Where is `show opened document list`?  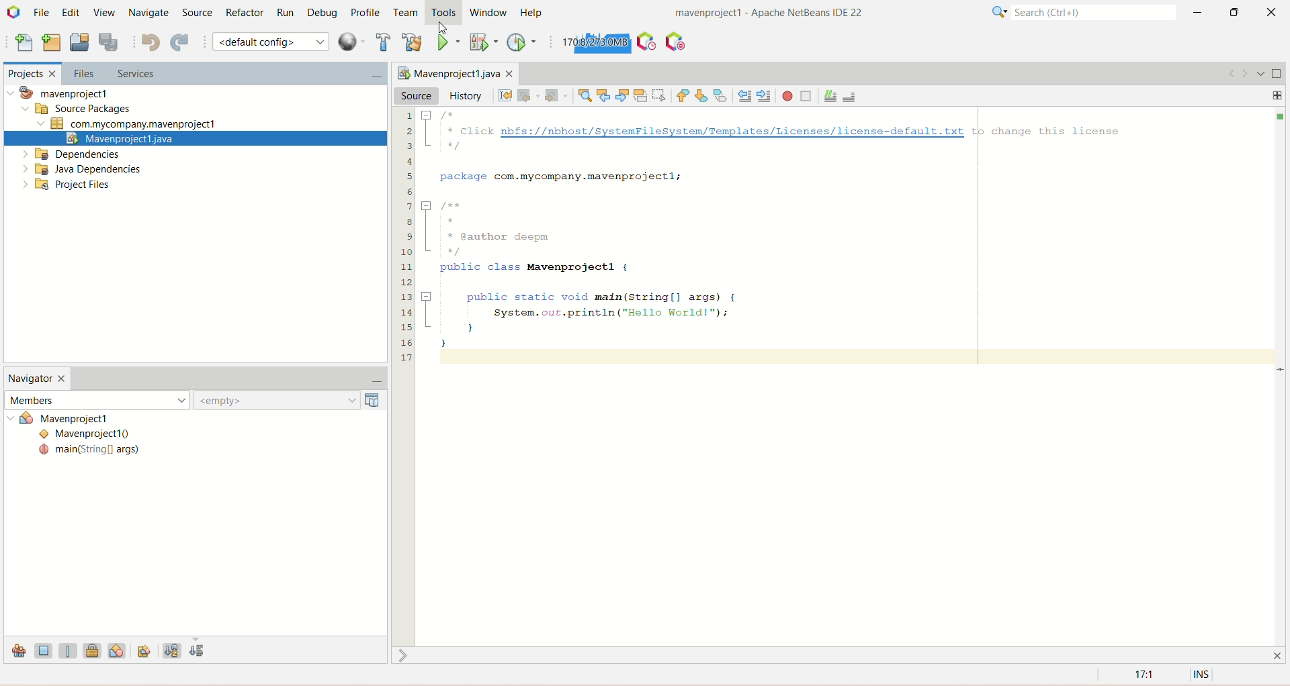
show opened document list is located at coordinates (1260, 72).